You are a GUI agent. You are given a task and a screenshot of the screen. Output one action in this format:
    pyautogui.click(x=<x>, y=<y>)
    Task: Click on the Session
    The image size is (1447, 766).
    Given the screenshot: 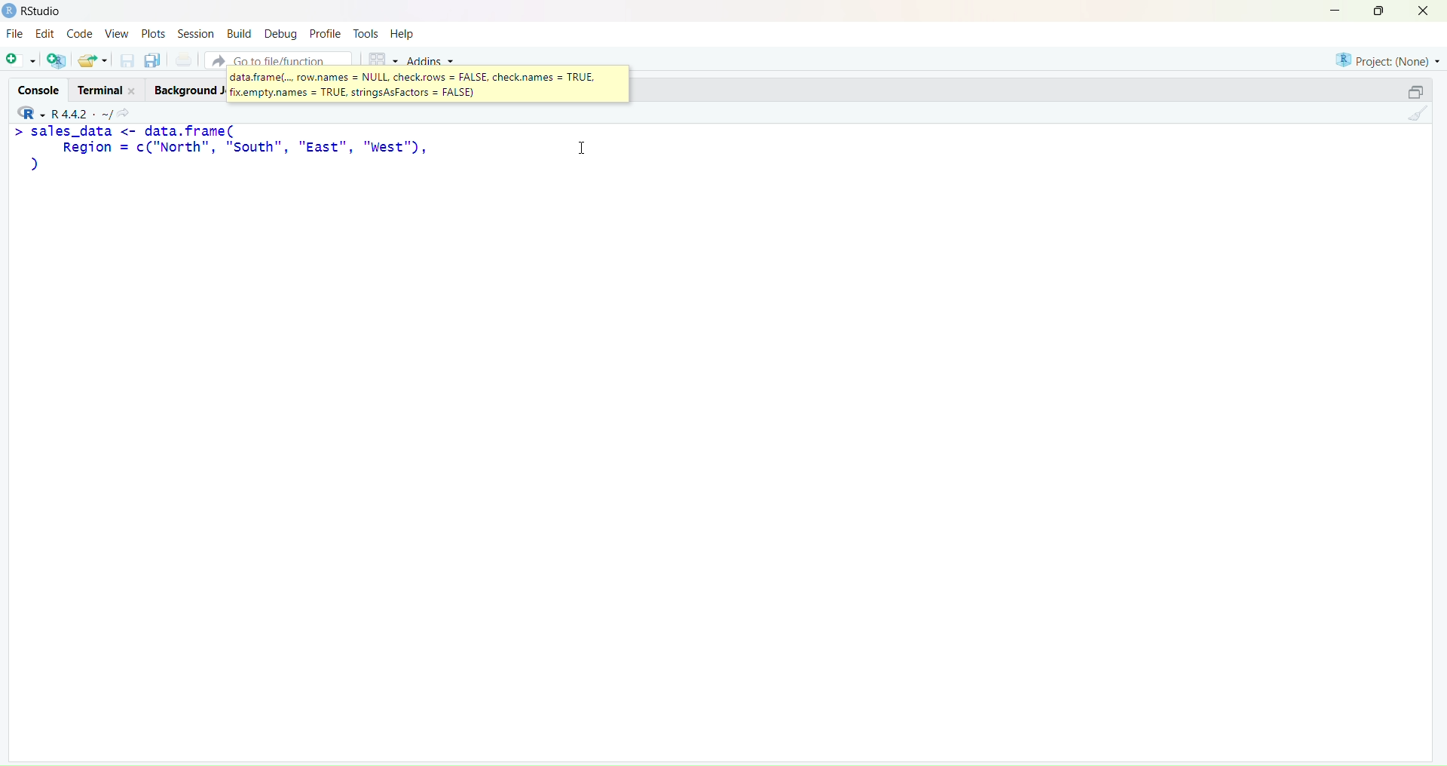 What is the action you would take?
    pyautogui.click(x=194, y=33)
    